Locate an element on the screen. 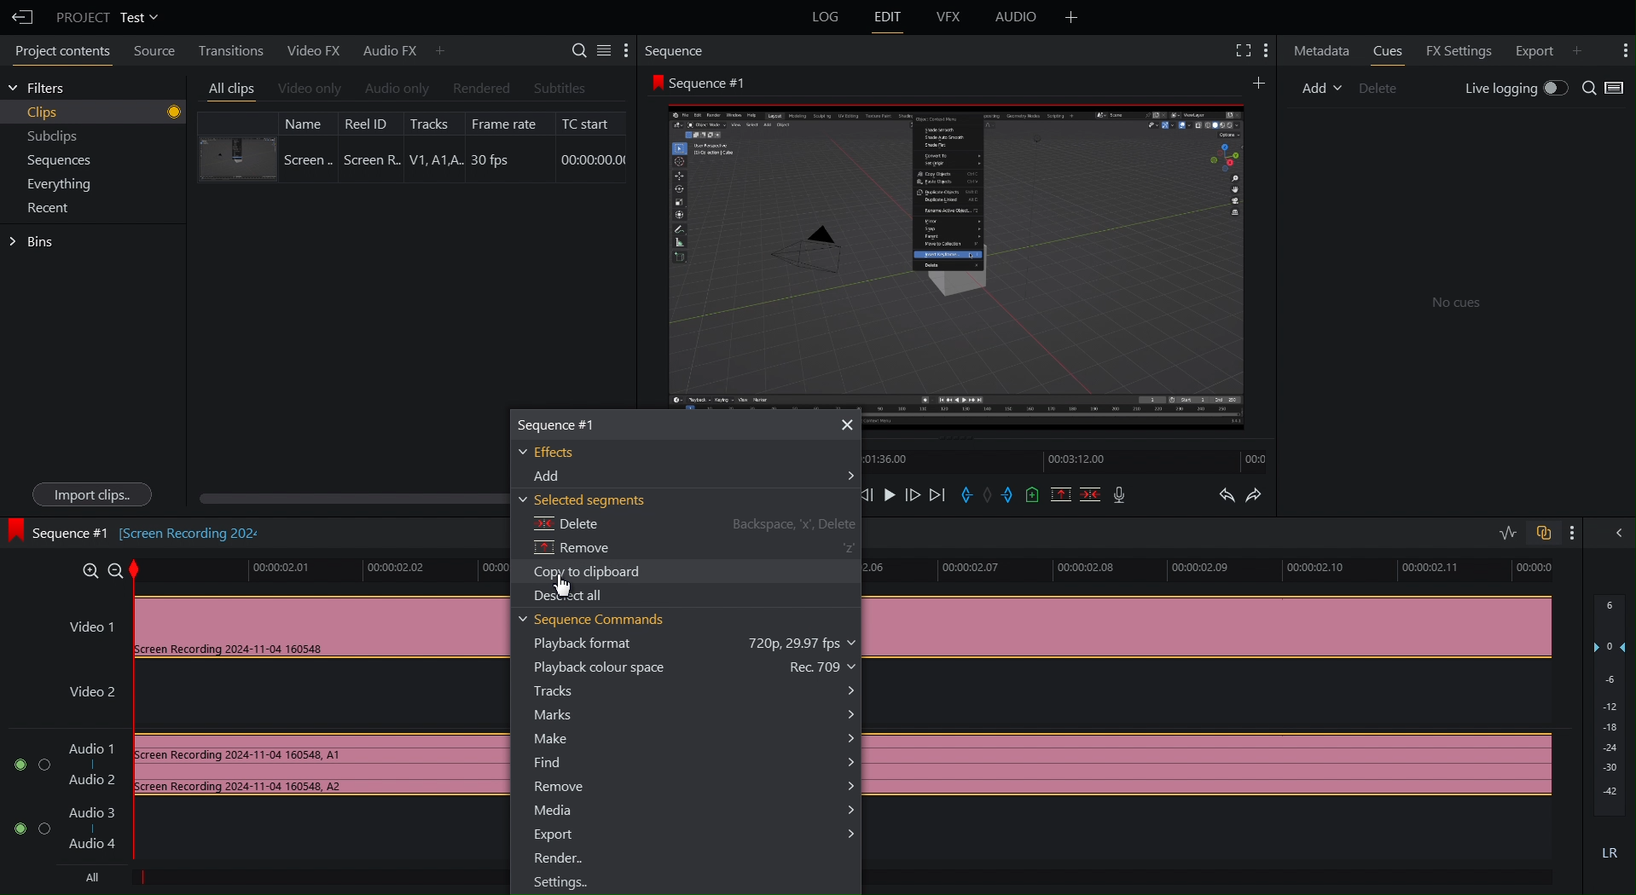 This screenshot has width=1636, height=895. Sequence is located at coordinates (679, 52).